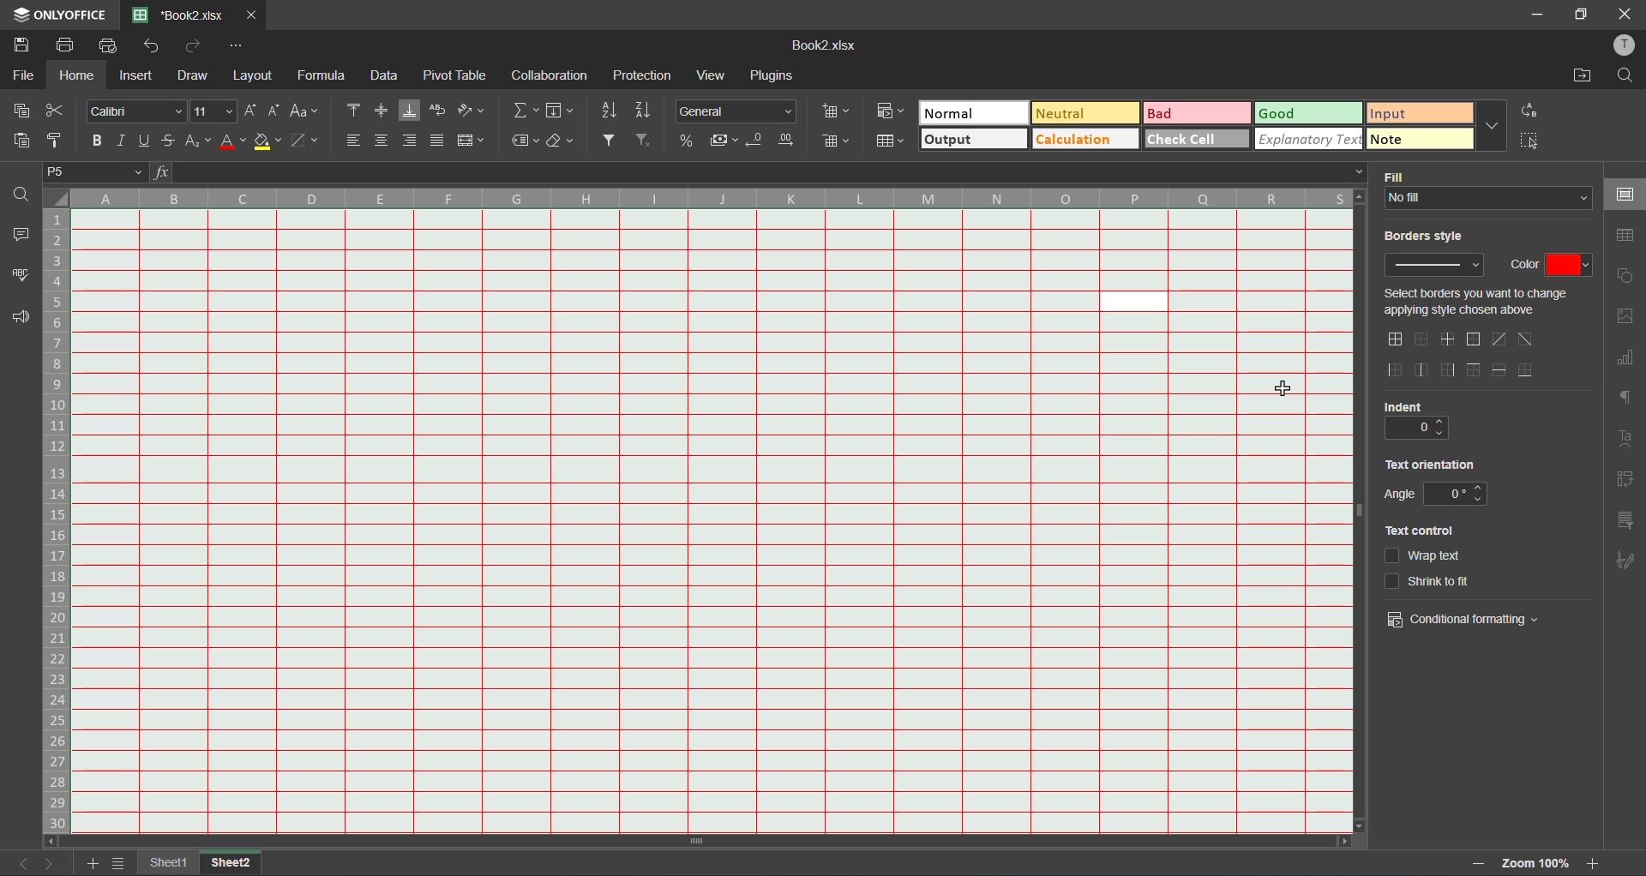 This screenshot has width=1646, height=876. Describe the element at coordinates (1594, 863) in the screenshot. I see `zoom in` at that location.